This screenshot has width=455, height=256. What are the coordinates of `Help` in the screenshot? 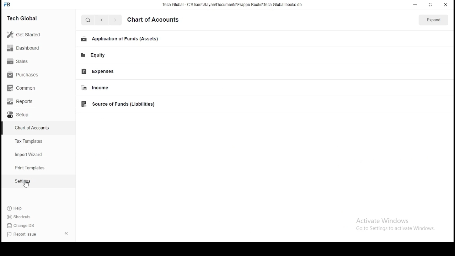 It's located at (20, 209).